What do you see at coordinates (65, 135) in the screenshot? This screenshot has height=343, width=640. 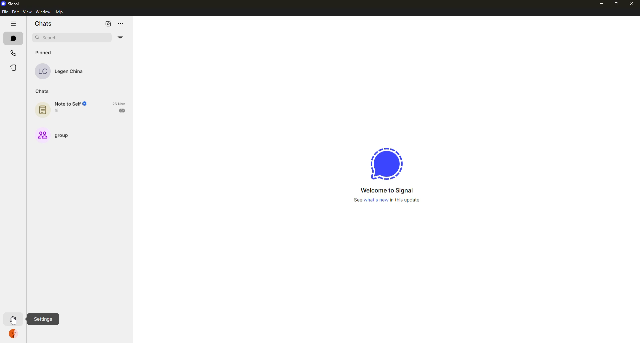 I see `group` at bounding box center [65, 135].